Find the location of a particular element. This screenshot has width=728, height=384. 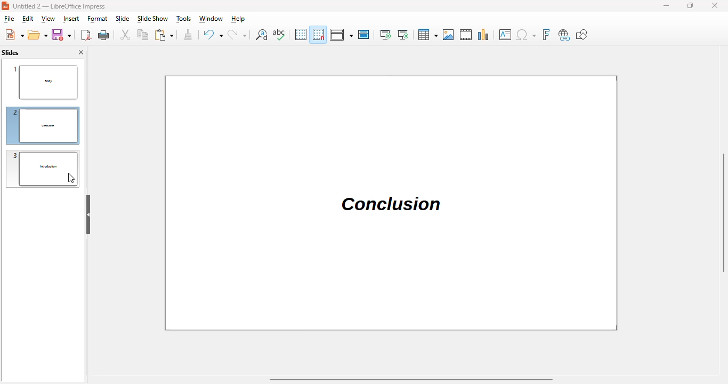

find and replace is located at coordinates (261, 34).